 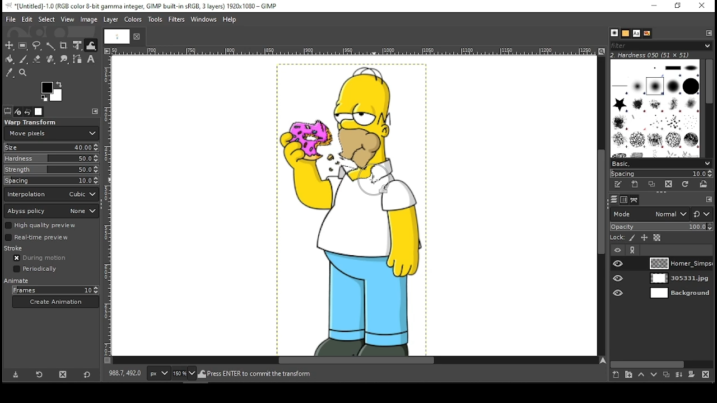 I want to click on interpolation, so click(x=52, y=194).